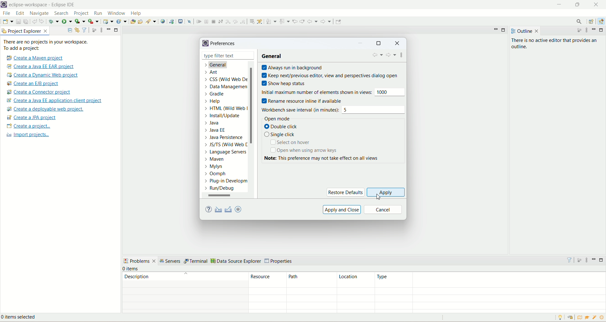 The height and width of the screenshot is (322, 606). Describe the element at coordinates (220, 21) in the screenshot. I see `disconnect` at that location.